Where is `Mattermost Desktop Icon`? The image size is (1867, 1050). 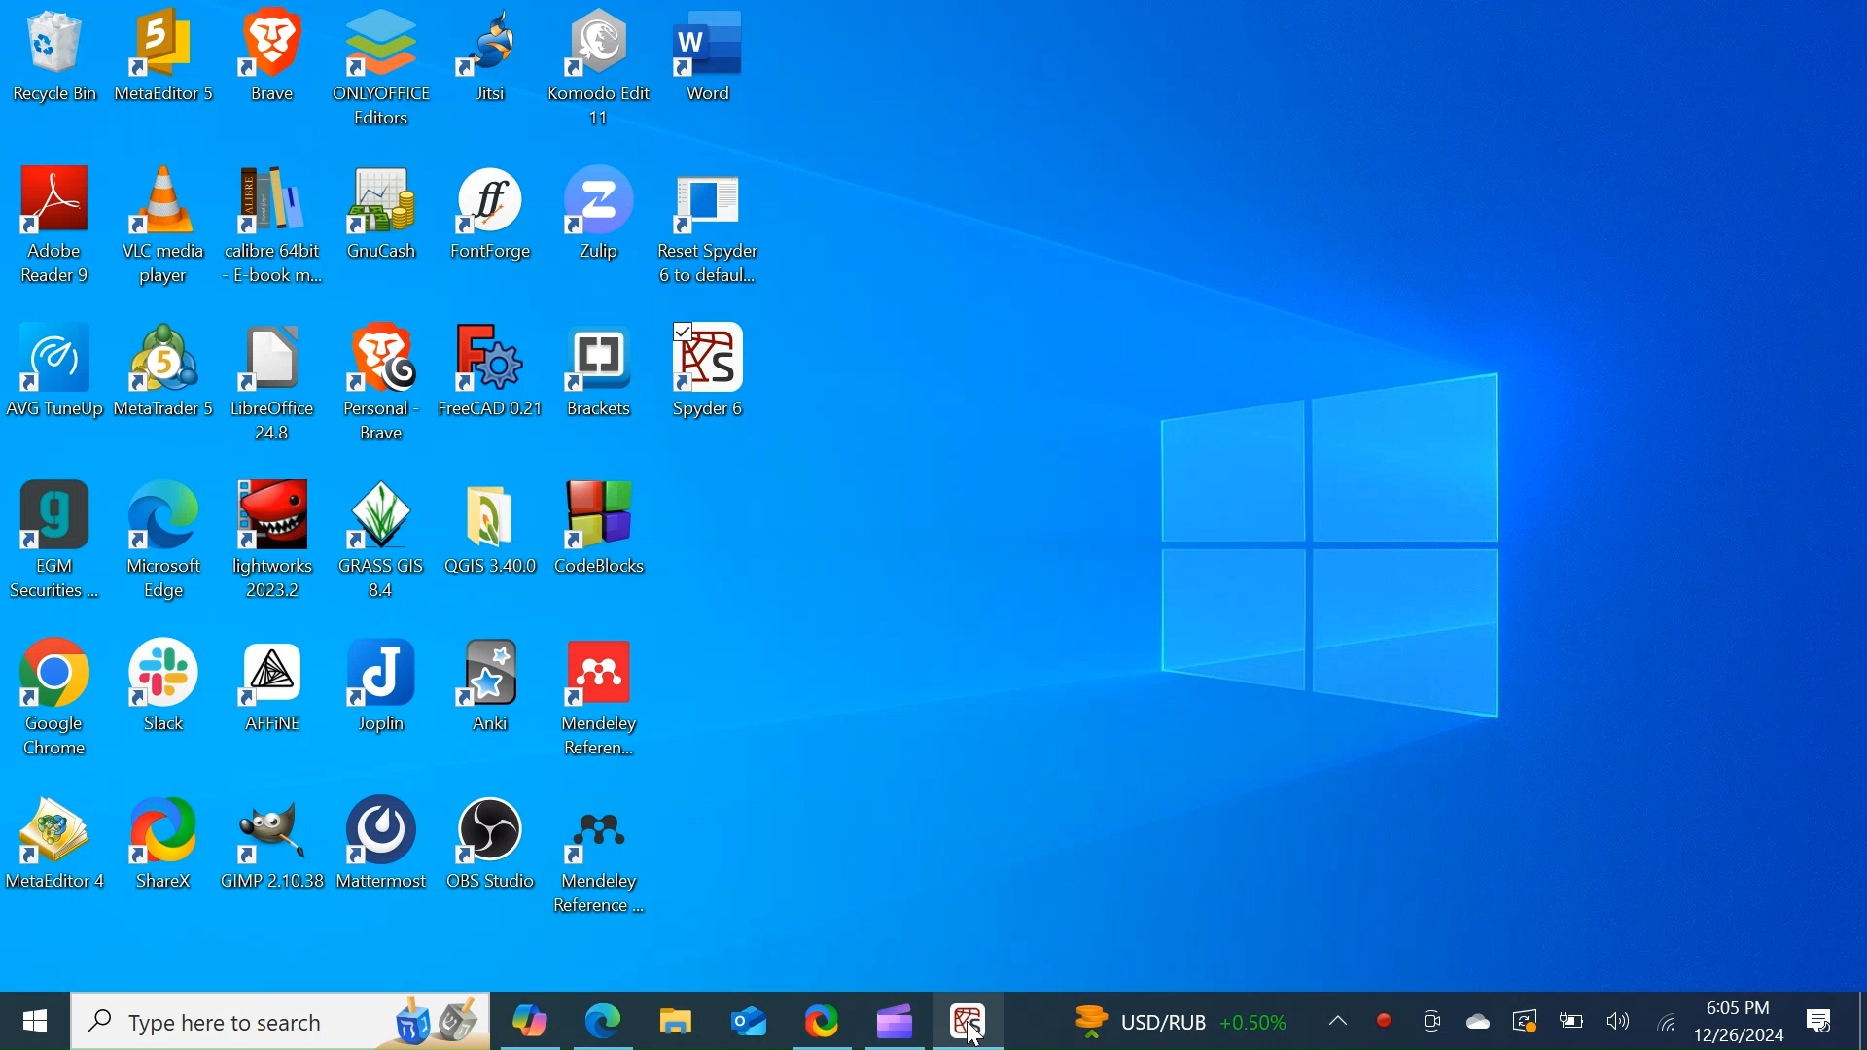 Mattermost Desktop Icon is located at coordinates (384, 851).